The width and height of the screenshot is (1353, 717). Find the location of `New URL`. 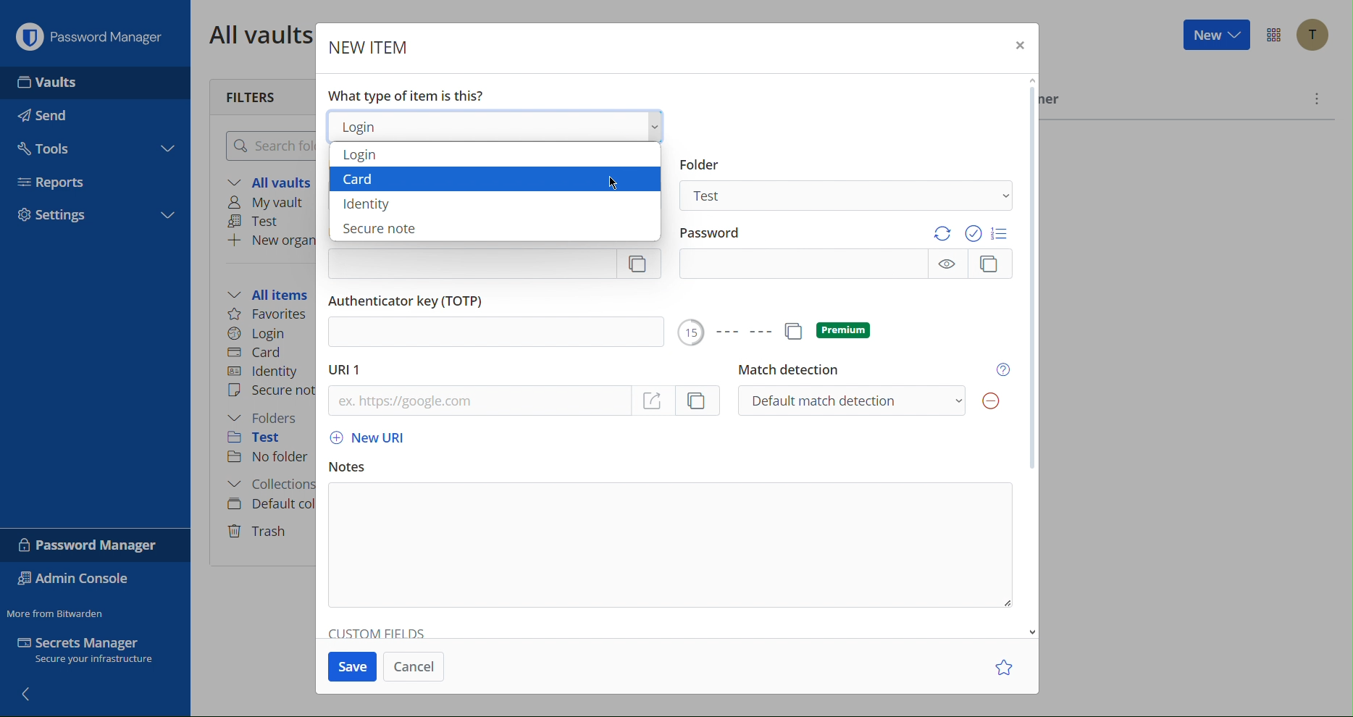

New URL is located at coordinates (372, 438).